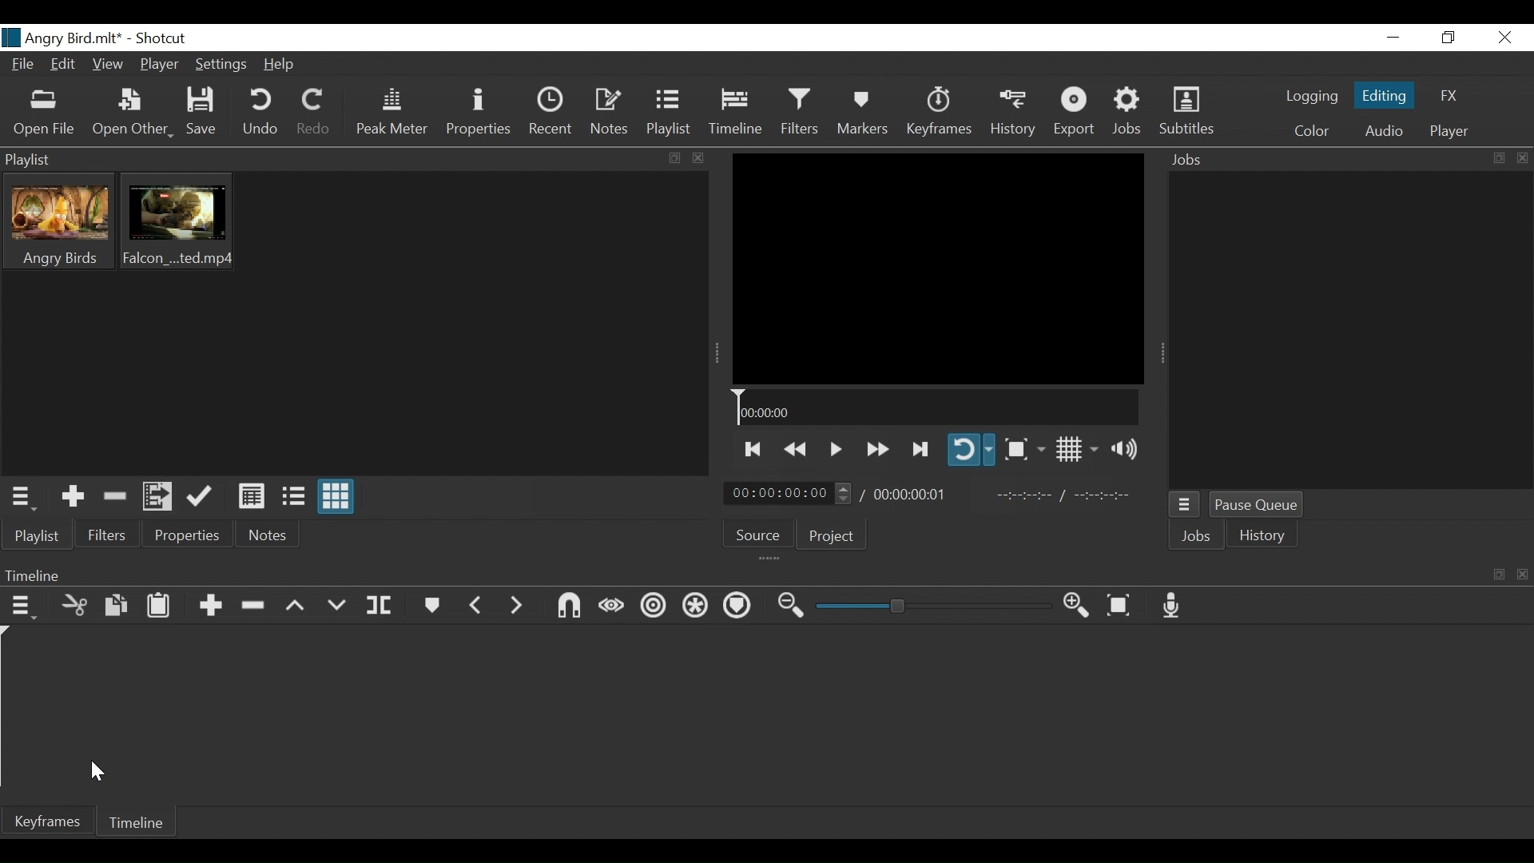 Image resolution: width=1534 pixels, height=863 pixels. I want to click on Settings, so click(221, 66).